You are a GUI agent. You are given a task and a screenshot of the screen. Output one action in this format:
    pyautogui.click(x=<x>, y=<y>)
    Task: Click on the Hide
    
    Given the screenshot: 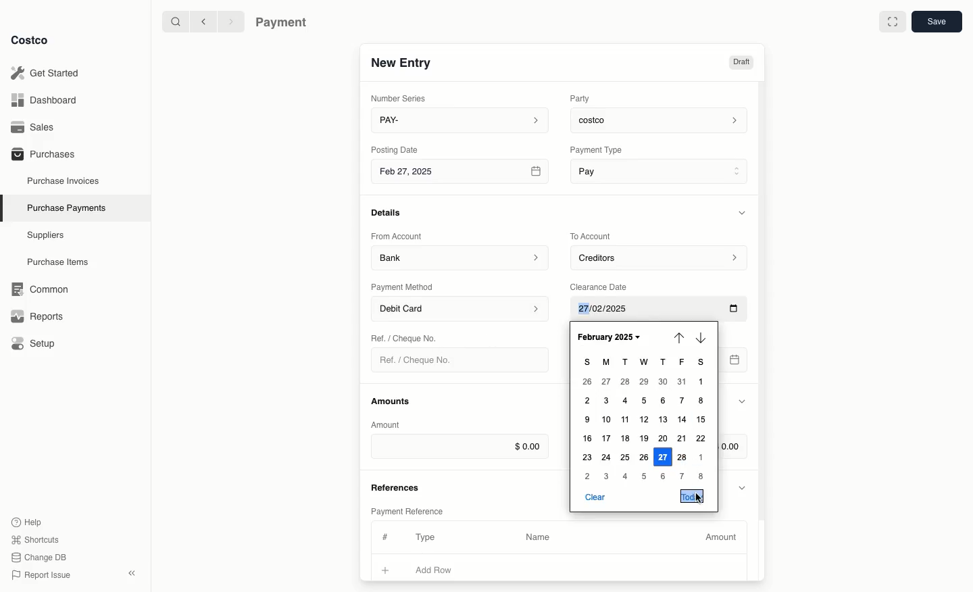 What is the action you would take?
    pyautogui.click(x=744, y=212)
    